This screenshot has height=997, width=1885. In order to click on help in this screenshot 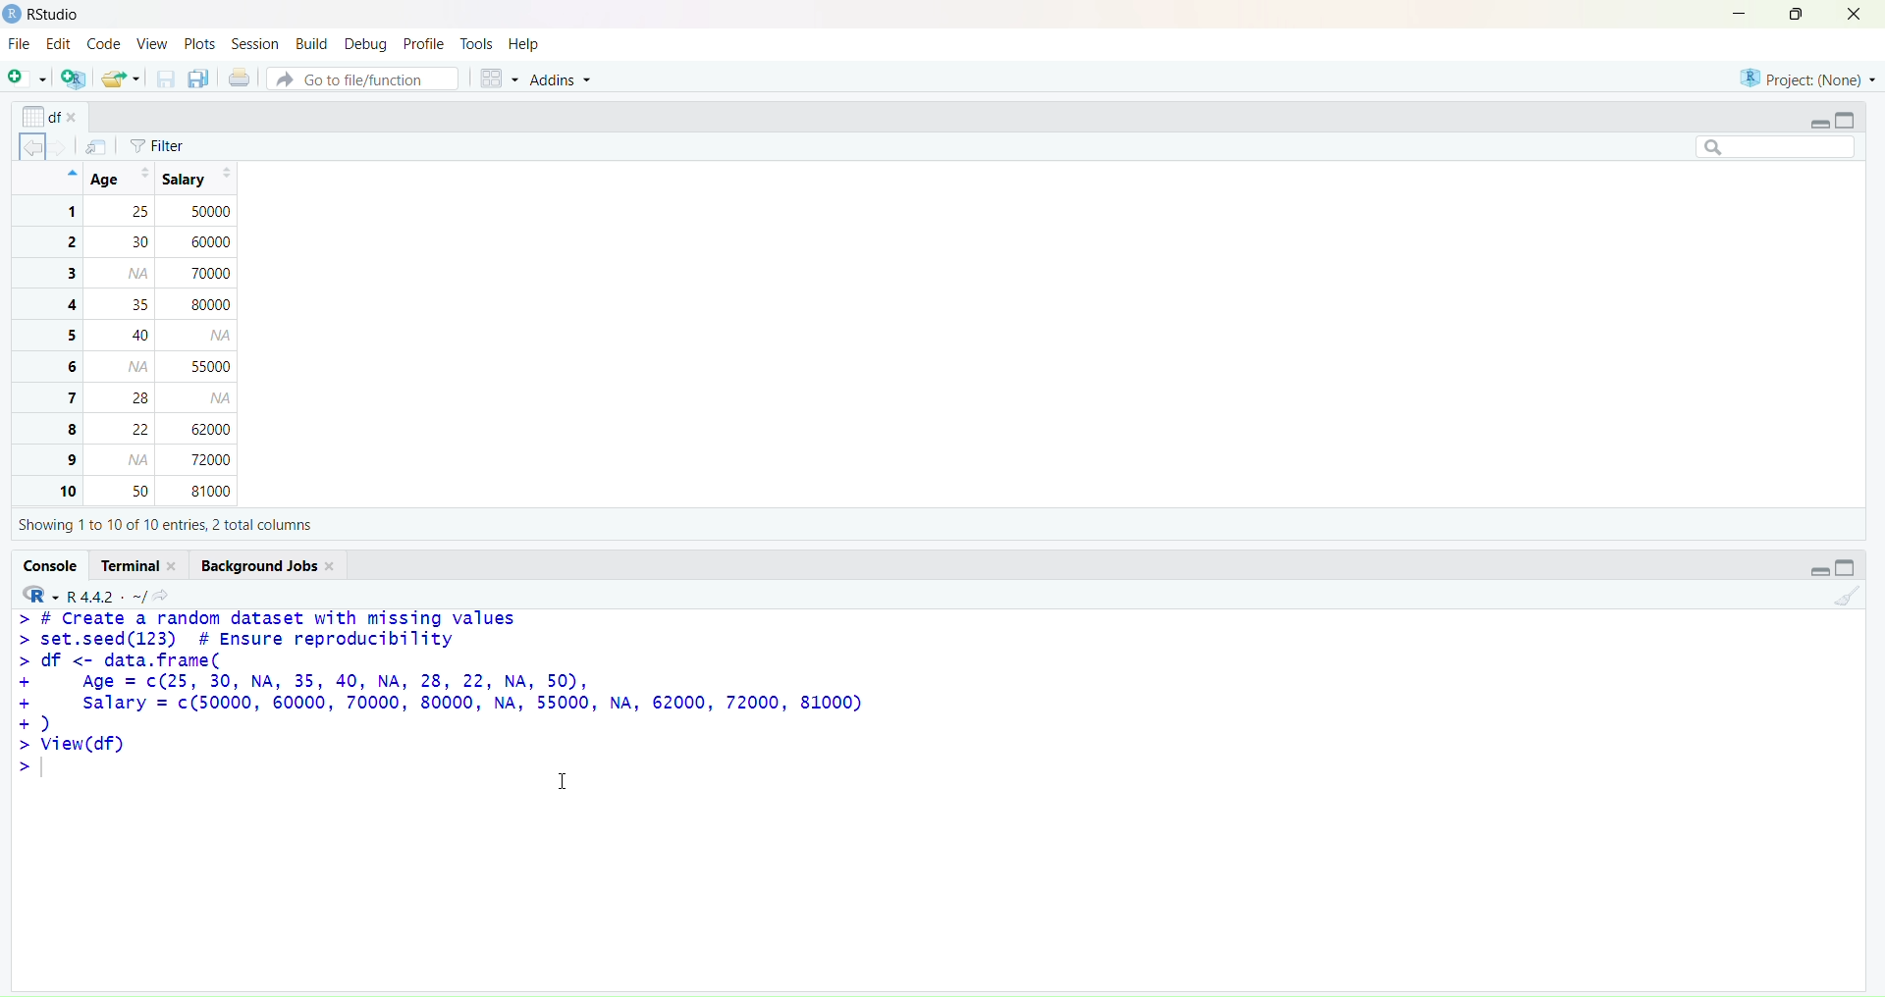, I will do `click(525, 44)`.